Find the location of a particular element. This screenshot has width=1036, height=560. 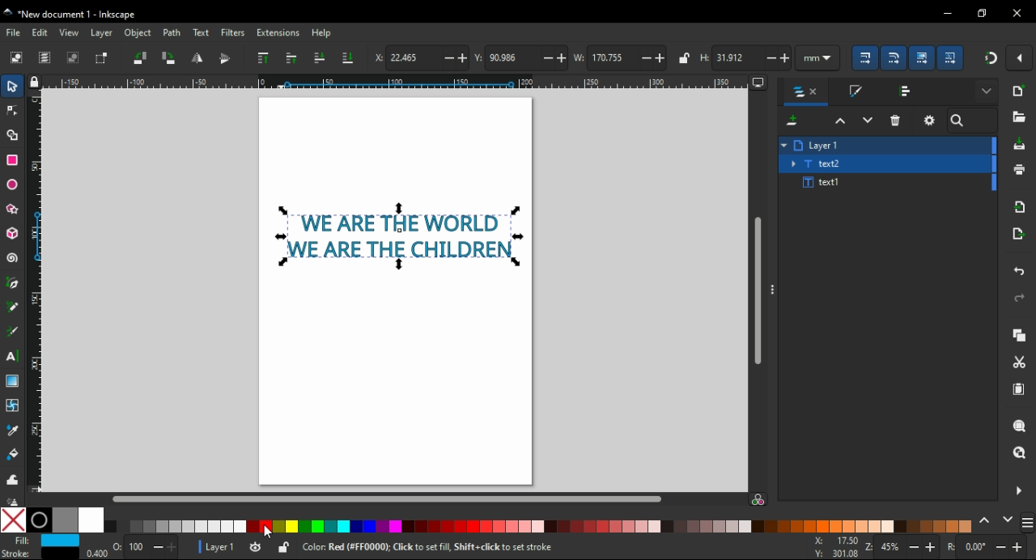

filters is located at coordinates (234, 33).